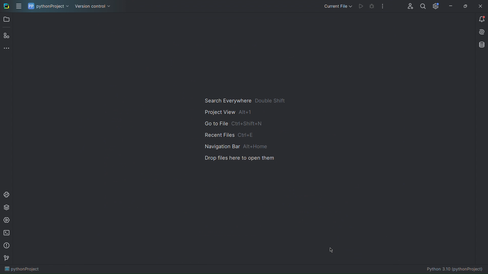 This screenshot has width=488, height=274. Describe the element at coordinates (383, 6) in the screenshot. I see `More` at that location.